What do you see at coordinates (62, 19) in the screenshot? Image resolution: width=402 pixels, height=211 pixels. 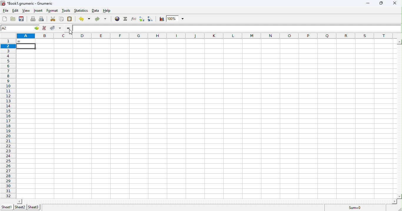 I see `copy` at bounding box center [62, 19].